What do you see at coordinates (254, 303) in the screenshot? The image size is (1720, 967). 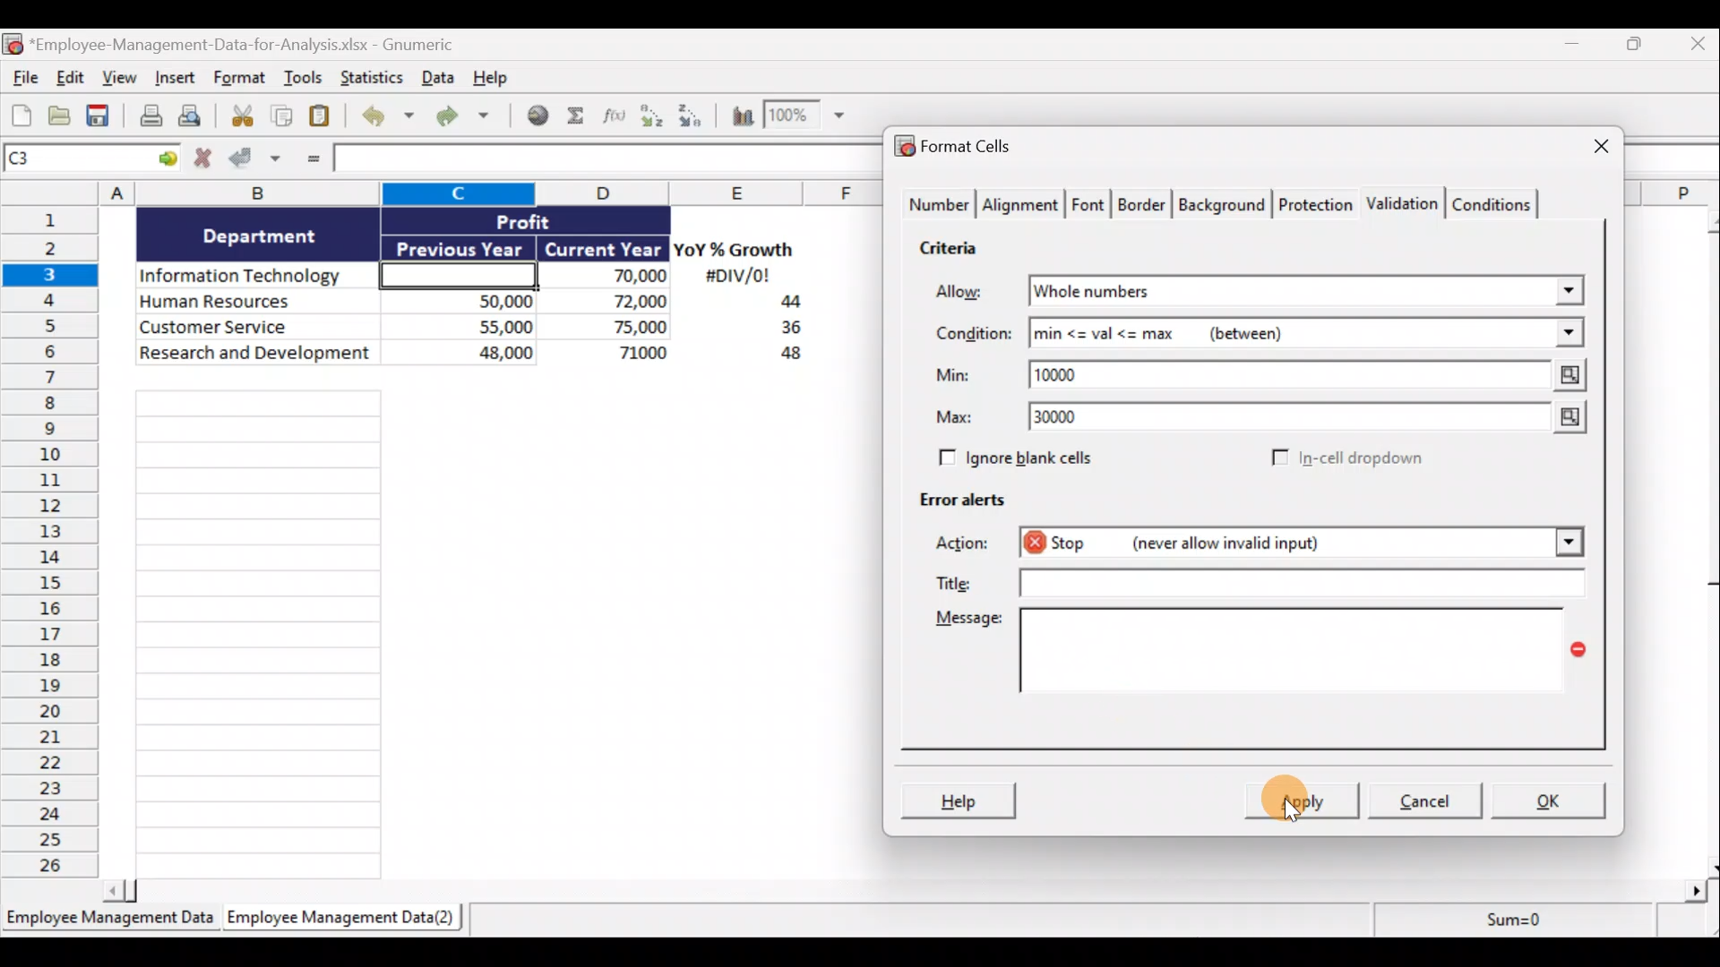 I see `Human Resources` at bounding box center [254, 303].